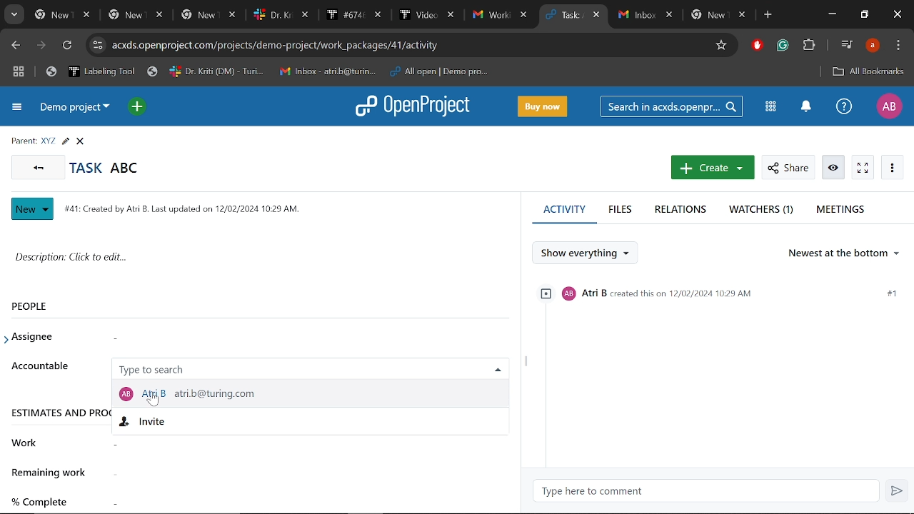 This screenshot has width=914, height=514. What do you see at coordinates (66, 46) in the screenshot?
I see `Refresh` at bounding box center [66, 46].